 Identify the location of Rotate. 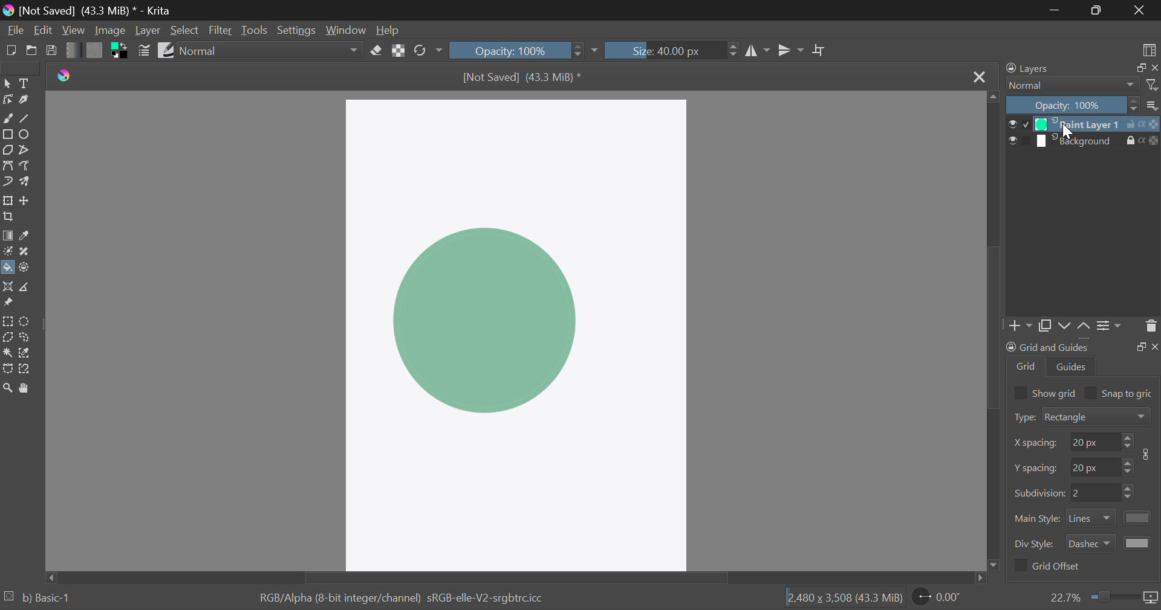
(428, 51).